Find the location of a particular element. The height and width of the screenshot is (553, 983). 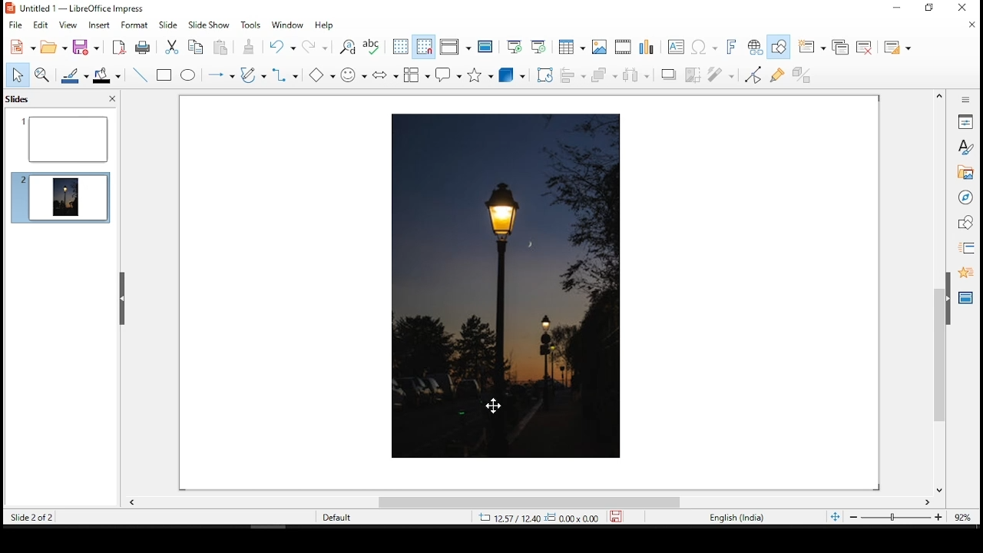

tools is located at coordinates (254, 28).